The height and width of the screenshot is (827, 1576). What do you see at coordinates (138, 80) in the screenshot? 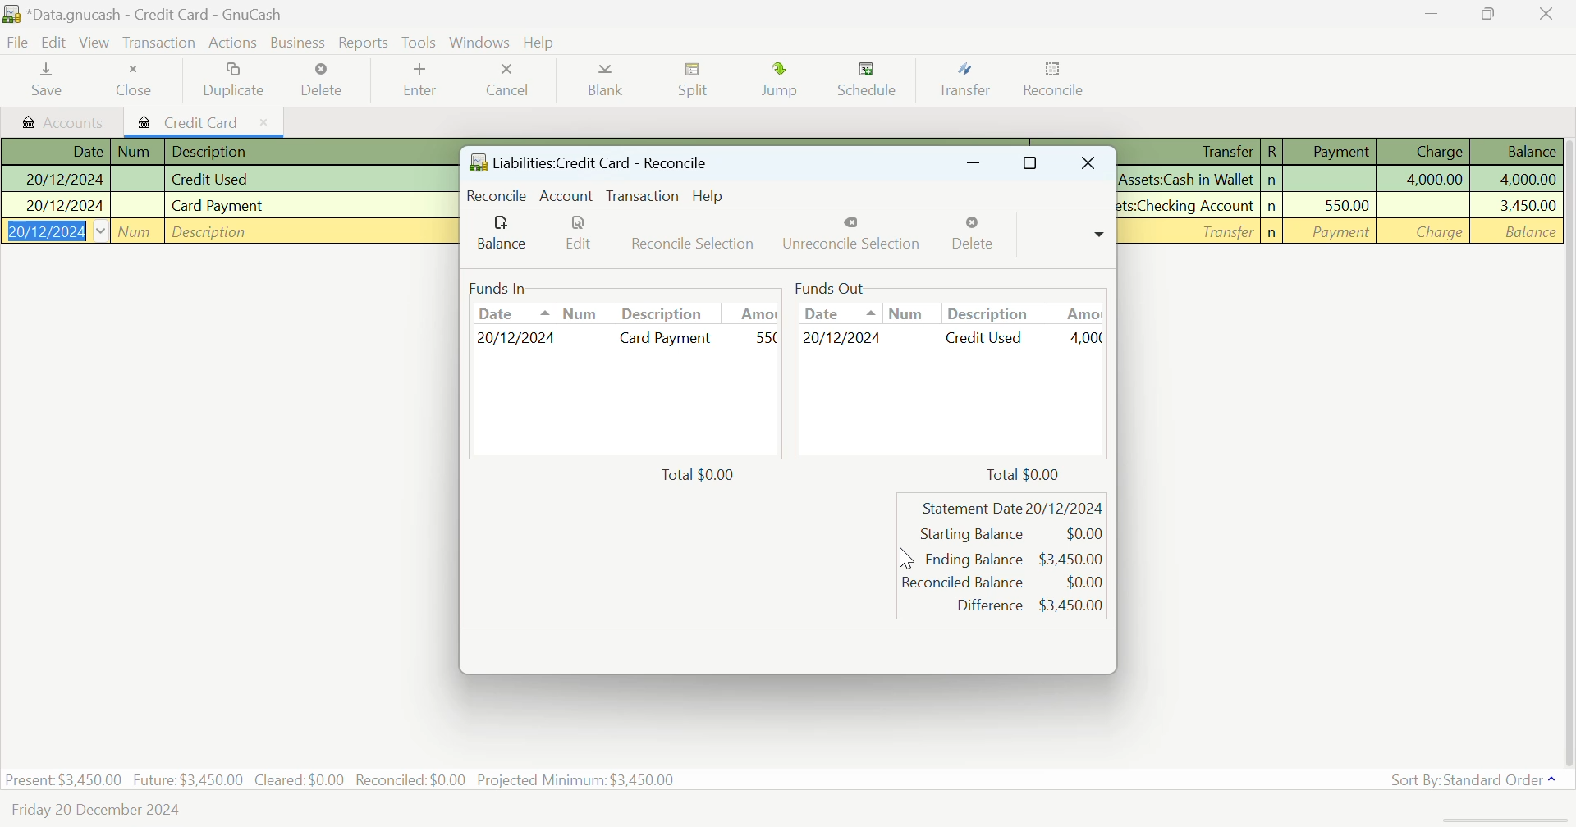
I see `Close` at bounding box center [138, 80].